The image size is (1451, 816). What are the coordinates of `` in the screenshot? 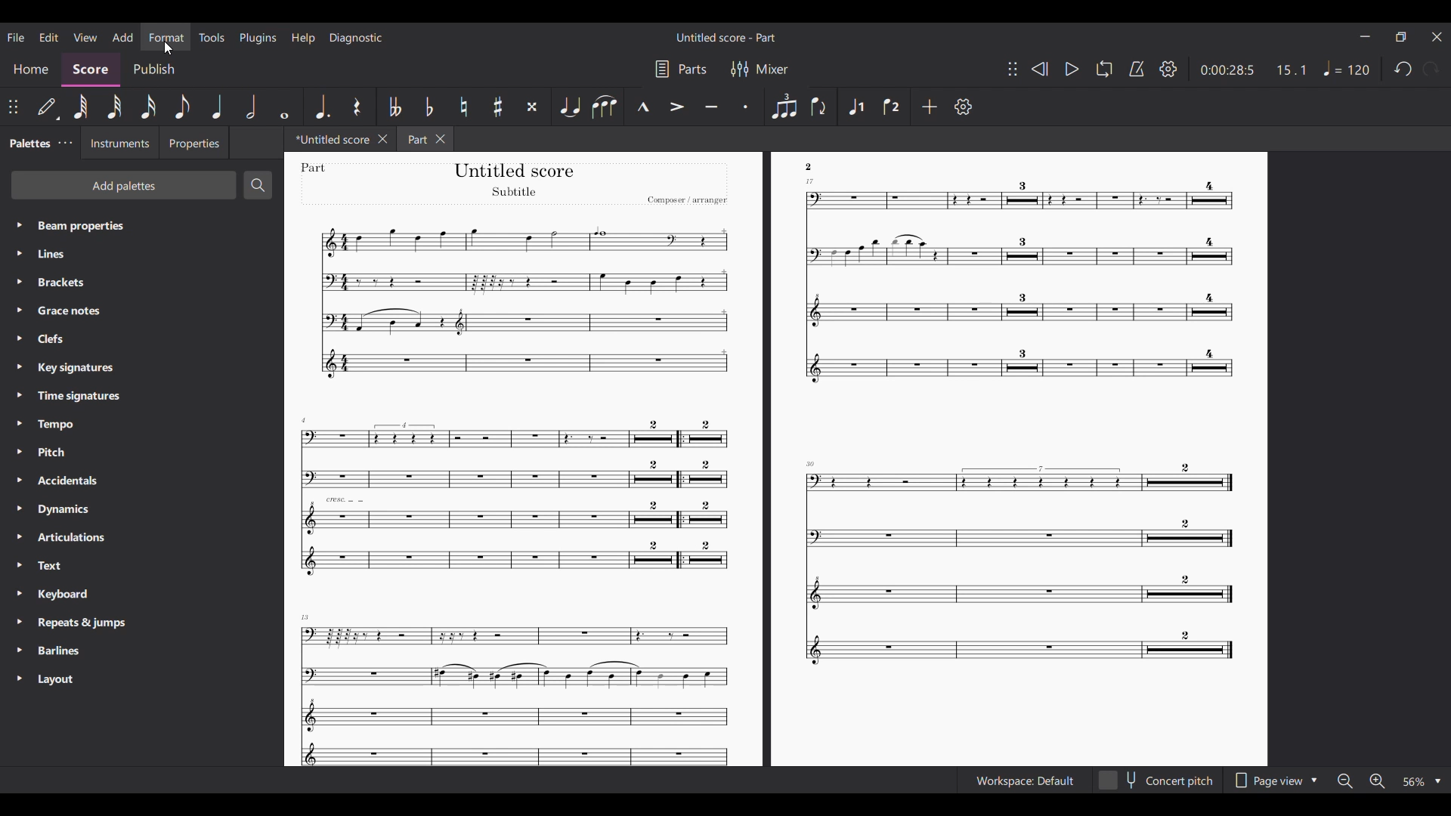 It's located at (513, 168).